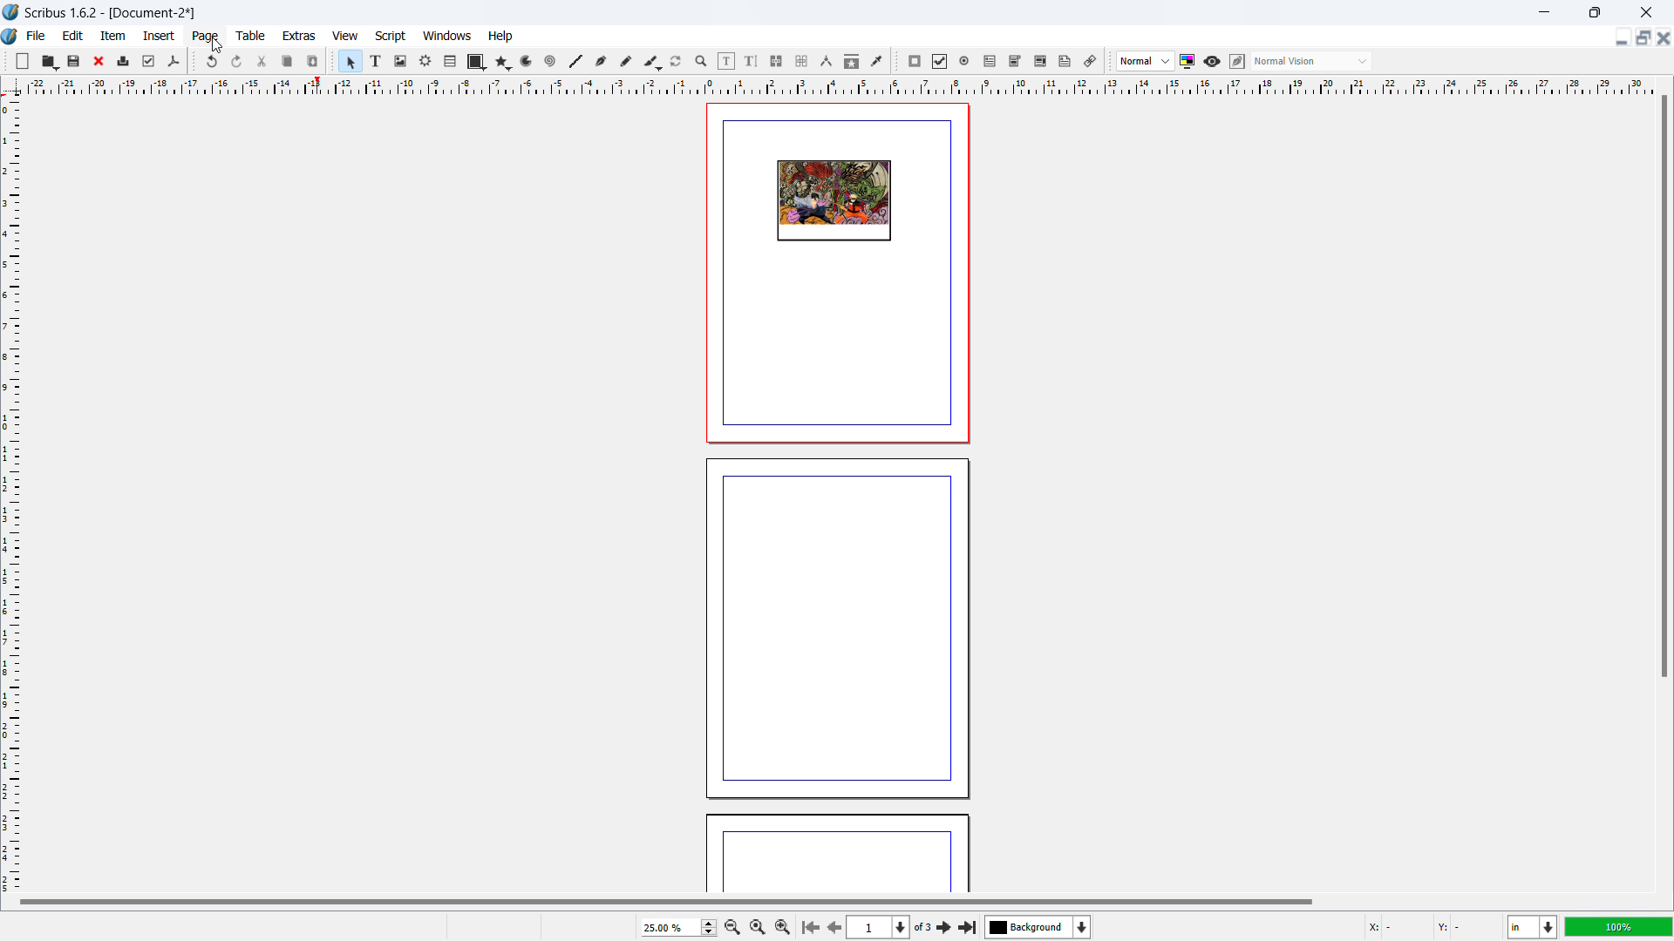 Image resolution: width=1674 pixels, height=941 pixels. I want to click on select visual appearance of the display, so click(1311, 61).